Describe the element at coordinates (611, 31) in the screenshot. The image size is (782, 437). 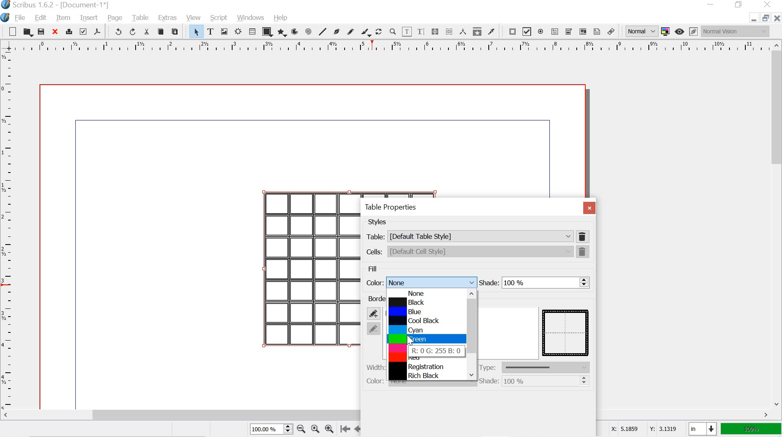
I see `link annotation` at that location.